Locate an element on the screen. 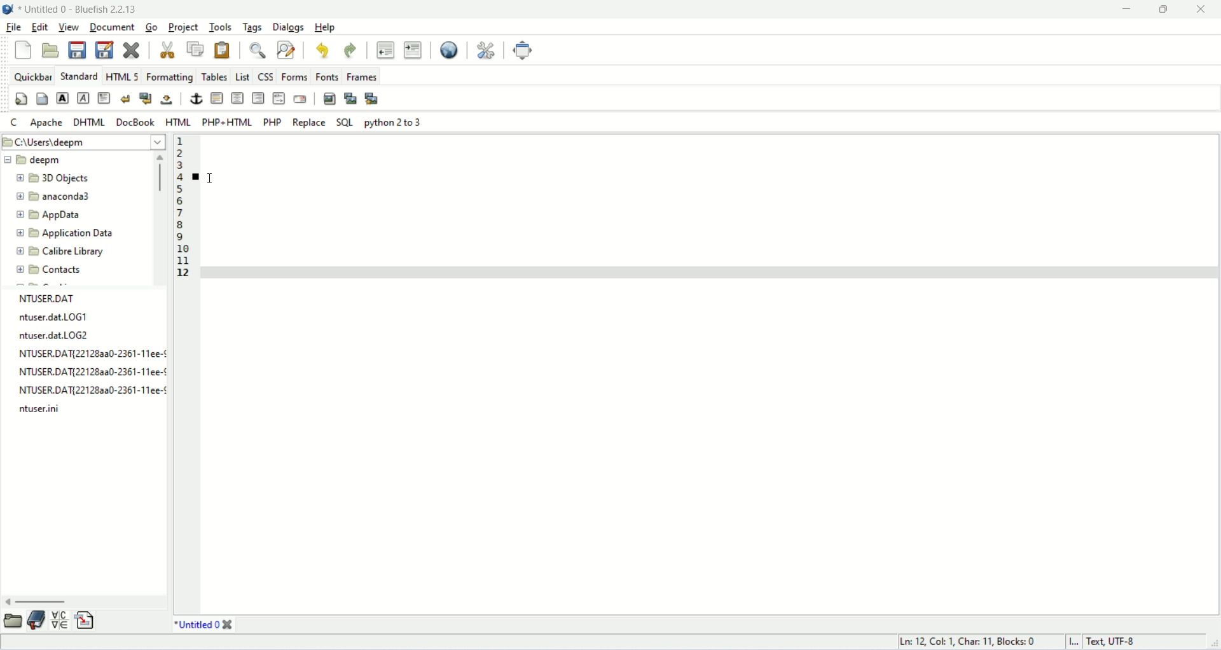 Image resolution: width=1221 pixels, height=650 pixels. preview in browser is located at coordinates (448, 50).